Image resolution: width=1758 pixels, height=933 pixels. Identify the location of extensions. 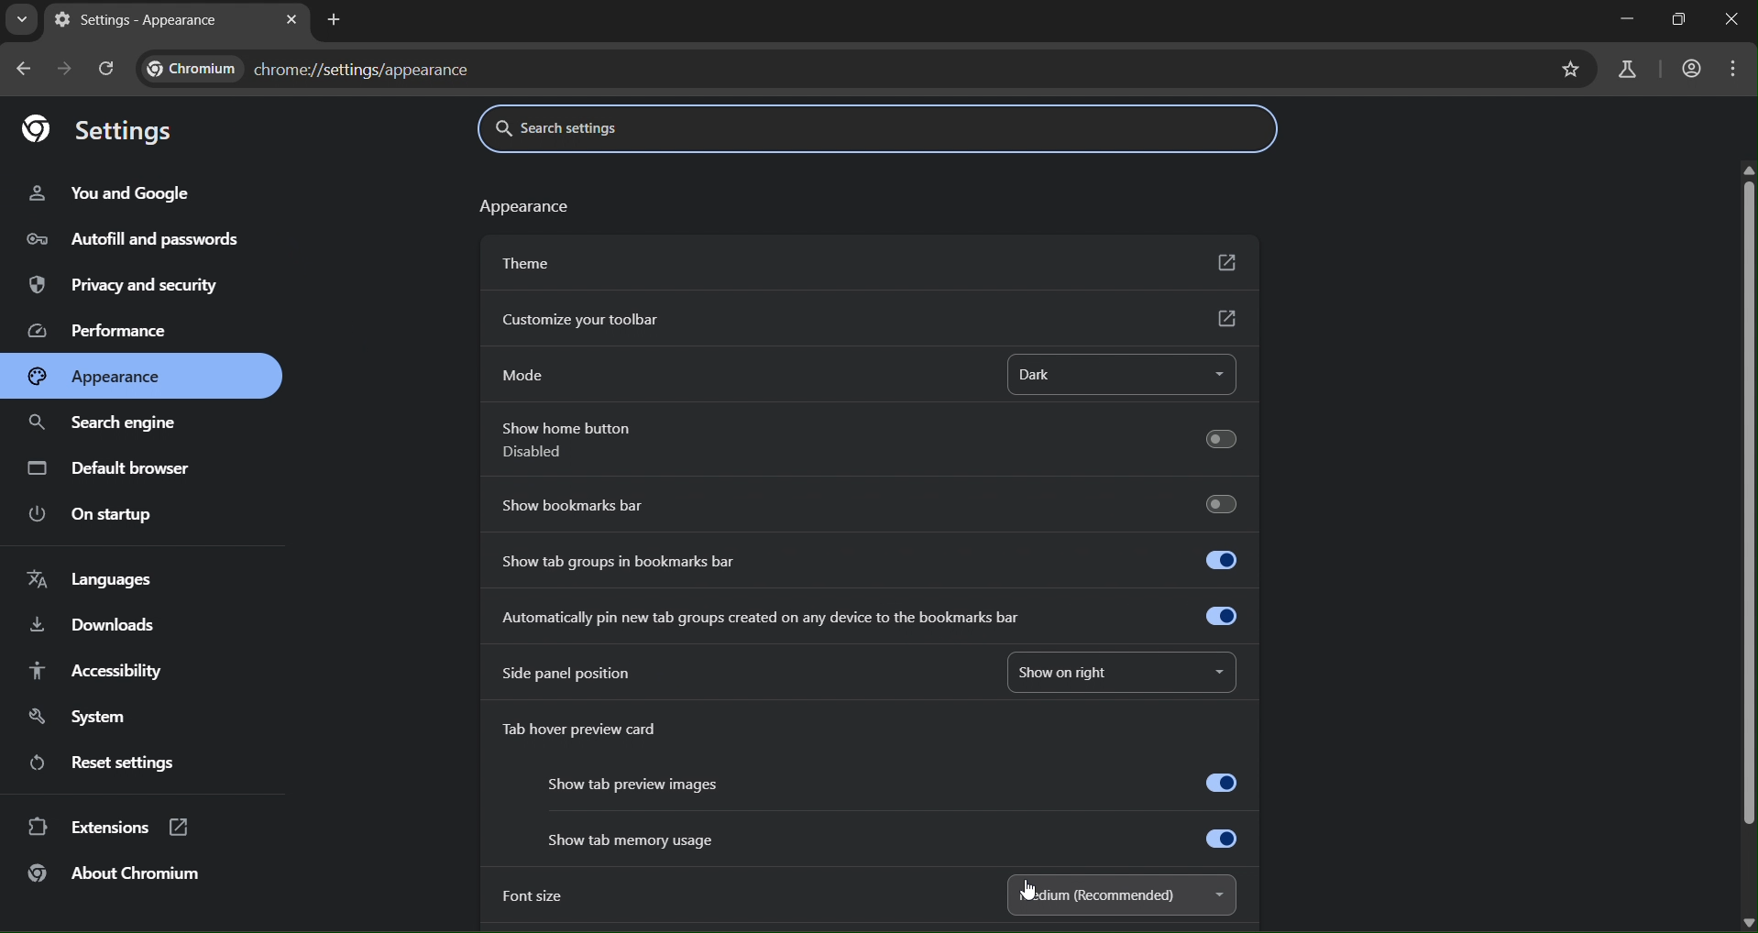
(109, 825).